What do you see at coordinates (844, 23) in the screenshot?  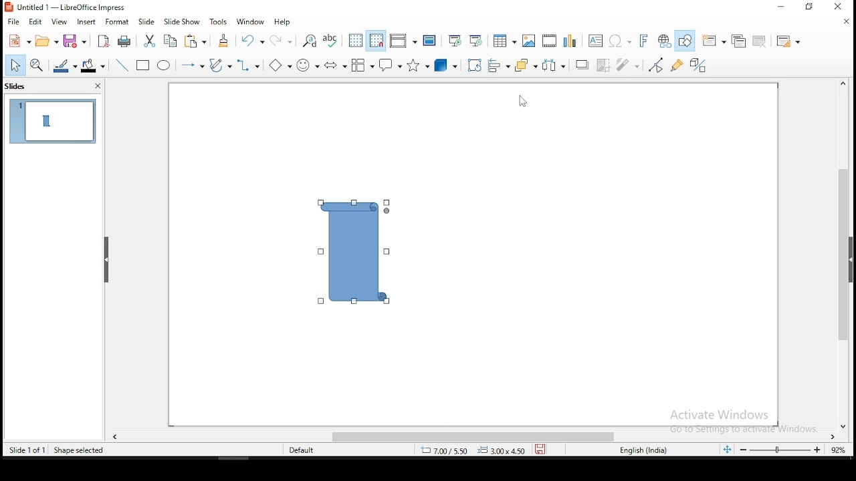 I see `close` at bounding box center [844, 23].